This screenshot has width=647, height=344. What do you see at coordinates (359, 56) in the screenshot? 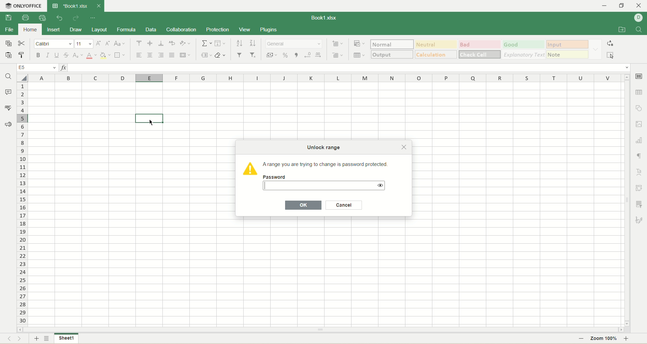
I see `table` at bounding box center [359, 56].